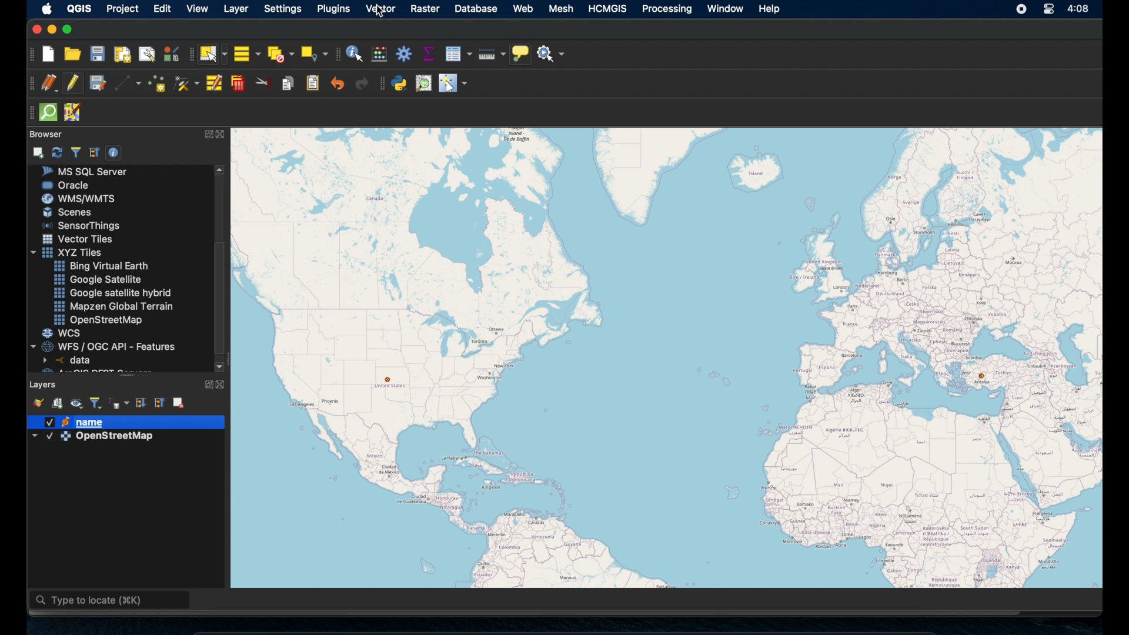 This screenshot has height=635, width=1129. I want to click on select all features, so click(246, 54).